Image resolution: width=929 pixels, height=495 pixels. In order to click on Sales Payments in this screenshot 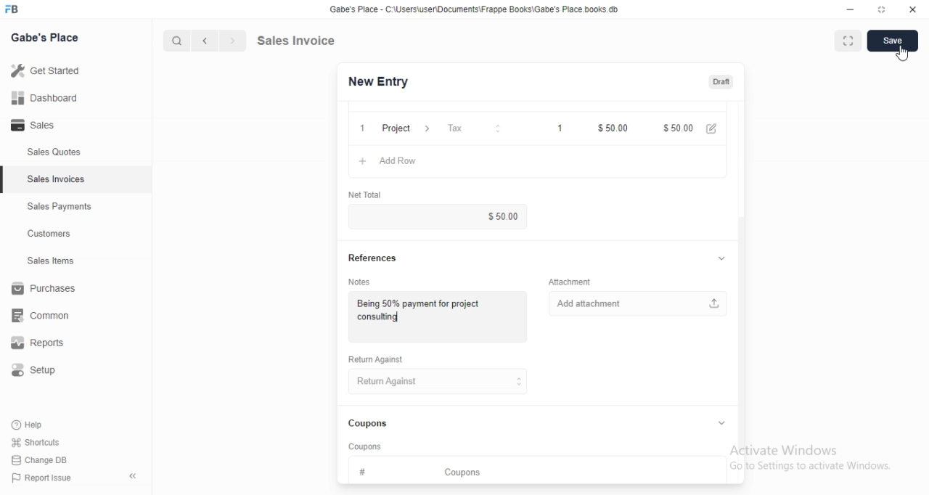, I will do `click(56, 207)`.